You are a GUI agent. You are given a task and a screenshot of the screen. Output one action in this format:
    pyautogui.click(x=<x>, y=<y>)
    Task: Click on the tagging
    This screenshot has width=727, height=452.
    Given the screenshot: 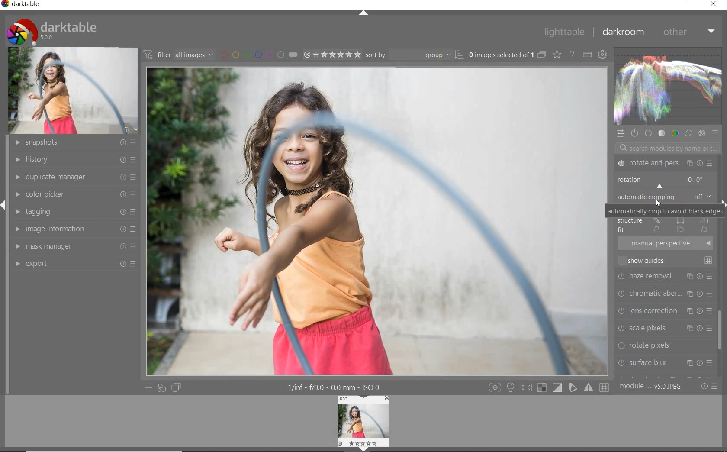 What is the action you would take?
    pyautogui.click(x=75, y=211)
    